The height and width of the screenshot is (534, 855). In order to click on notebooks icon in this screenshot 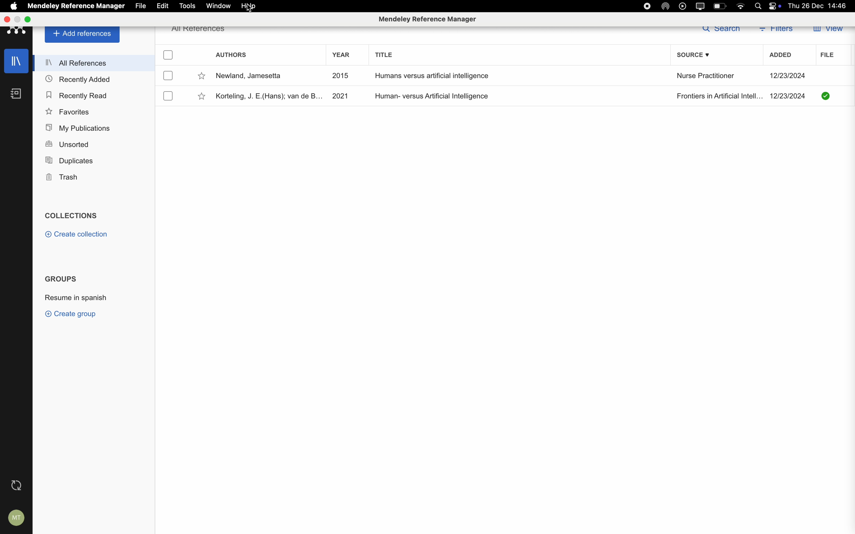, I will do `click(18, 94)`.